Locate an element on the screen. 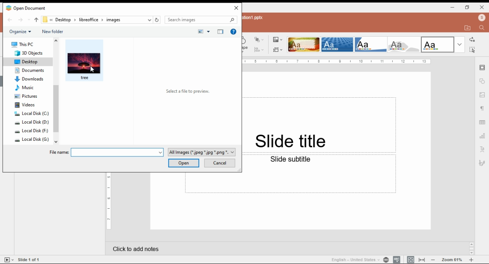 This screenshot has width=489, height=264. charts  settings is located at coordinates (483, 135).